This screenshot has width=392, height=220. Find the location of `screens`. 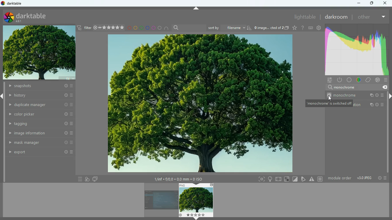

screens is located at coordinates (95, 179).